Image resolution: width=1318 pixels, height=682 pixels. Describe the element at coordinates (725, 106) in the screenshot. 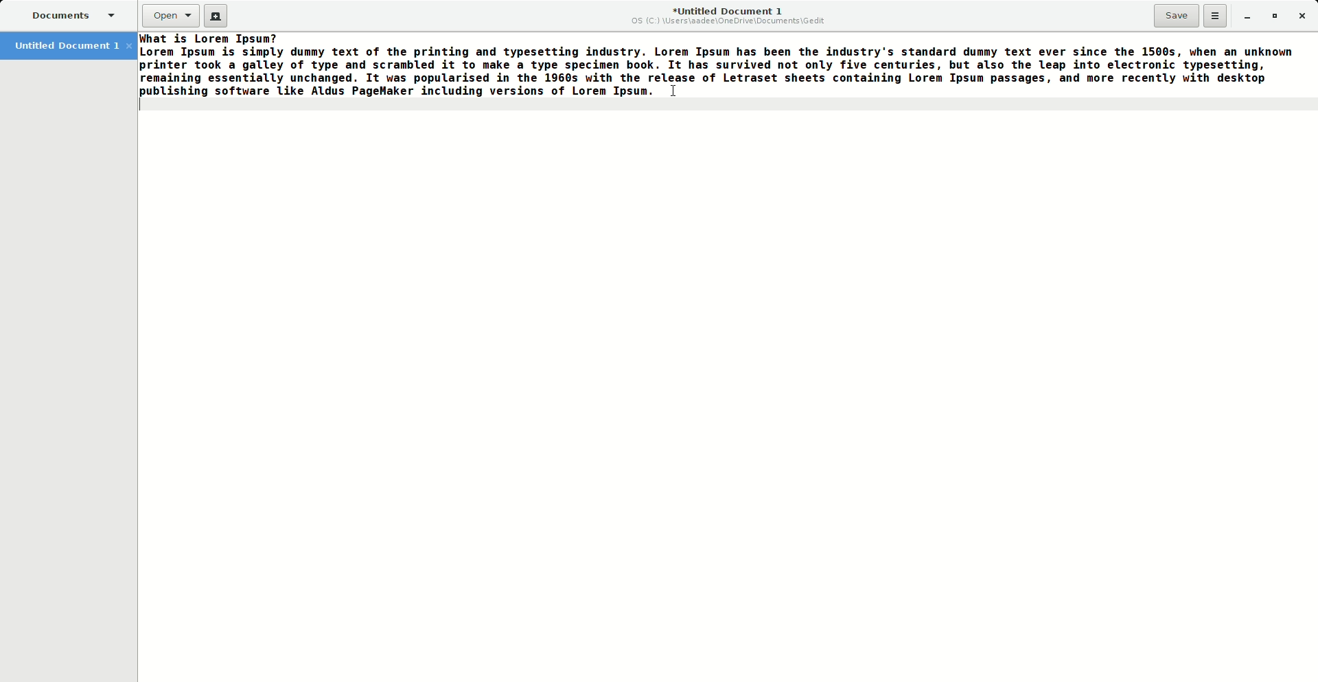

I see `New Line` at that location.